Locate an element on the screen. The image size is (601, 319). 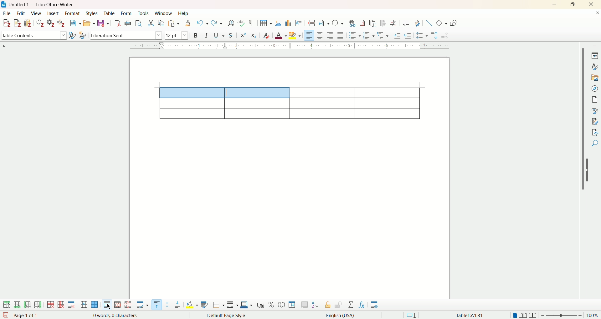
align left is located at coordinates (308, 35).